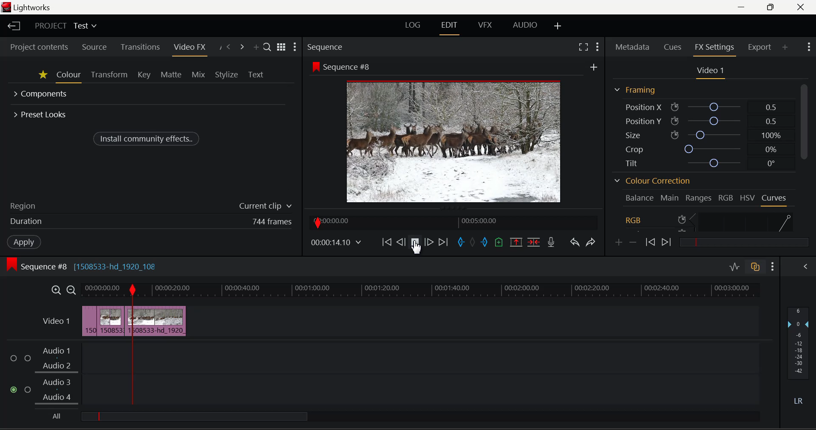 This screenshot has width=816, height=430. I want to click on Sequence #8, so click(343, 66).